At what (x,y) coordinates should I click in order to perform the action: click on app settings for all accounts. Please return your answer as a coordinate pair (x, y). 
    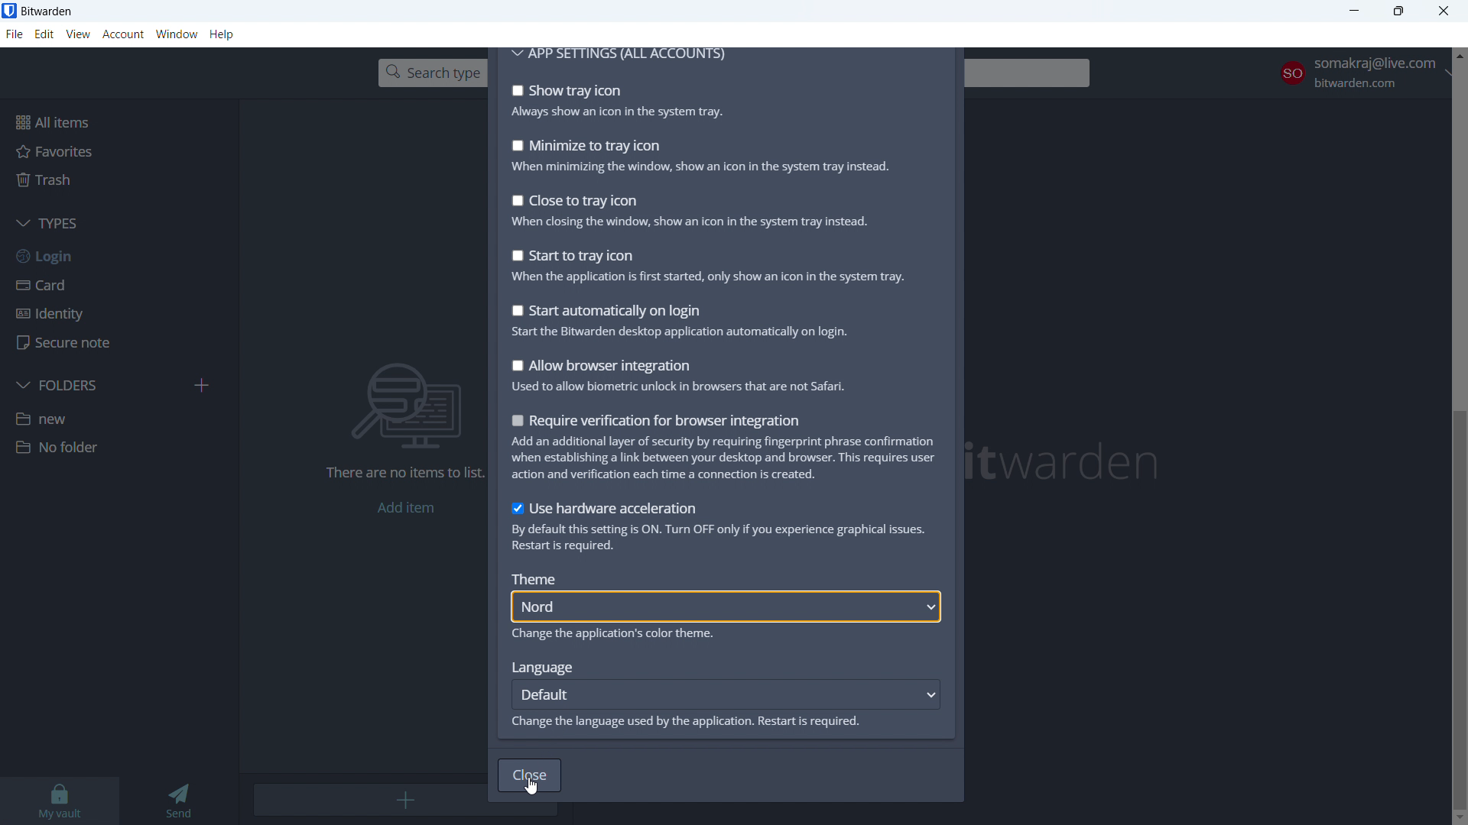
    Looking at the image, I should click on (619, 58).